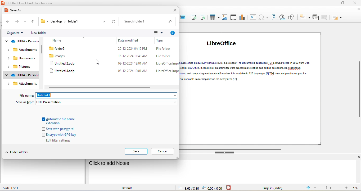 This screenshot has width=361, height=191. Describe the element at coordinates (272, 188) in the screenshot. I see `text language` at that location.